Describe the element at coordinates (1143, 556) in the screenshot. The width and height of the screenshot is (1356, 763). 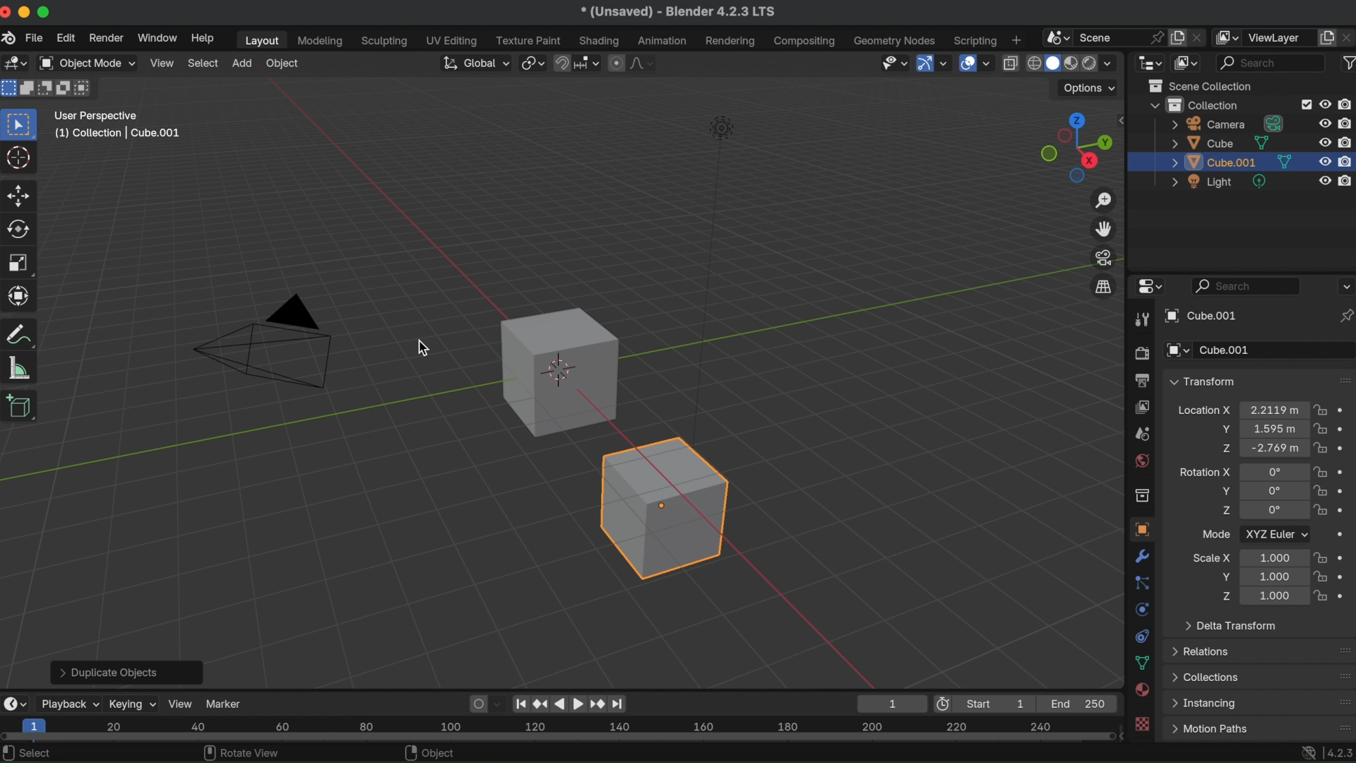
I see `modifiers` at that location.